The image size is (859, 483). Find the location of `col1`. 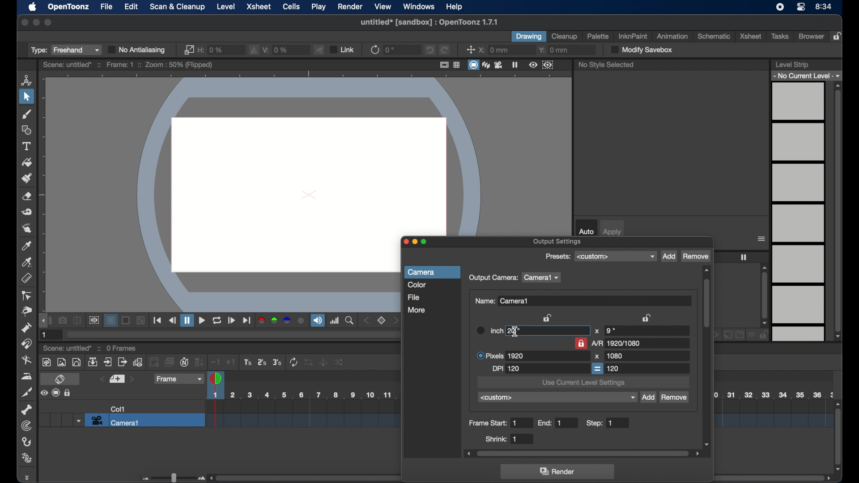

col1 is located at coordinates (118, 409).